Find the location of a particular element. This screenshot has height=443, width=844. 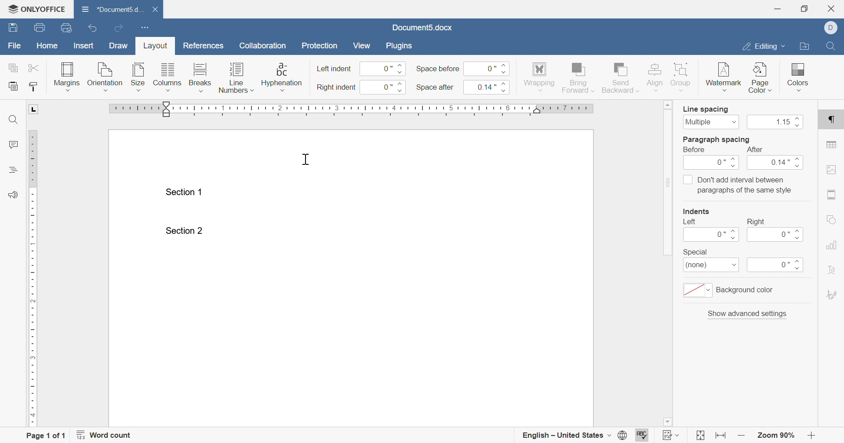

find is located at coordinates (15, 119).